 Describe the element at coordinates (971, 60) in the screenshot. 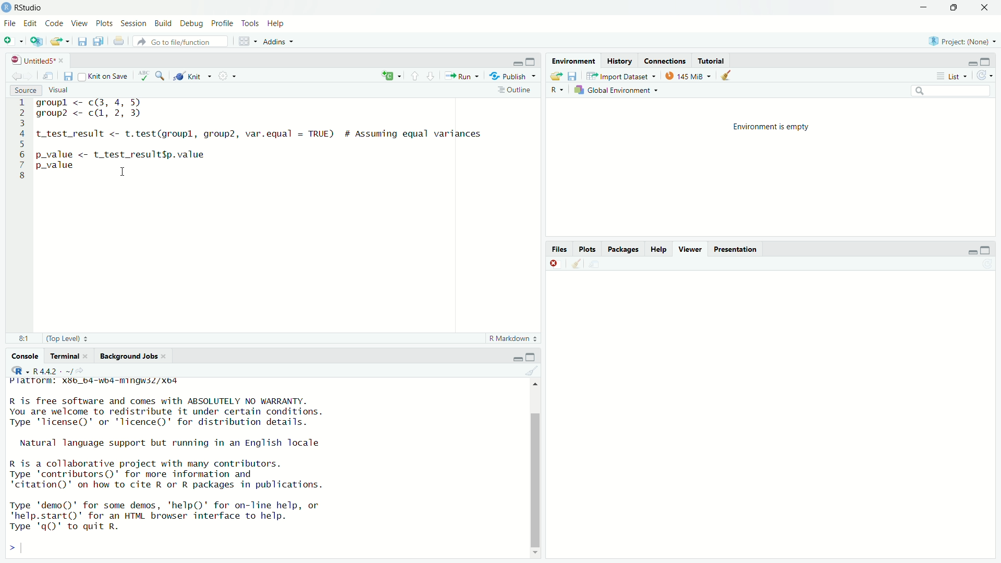

I see `minimise` at that location.